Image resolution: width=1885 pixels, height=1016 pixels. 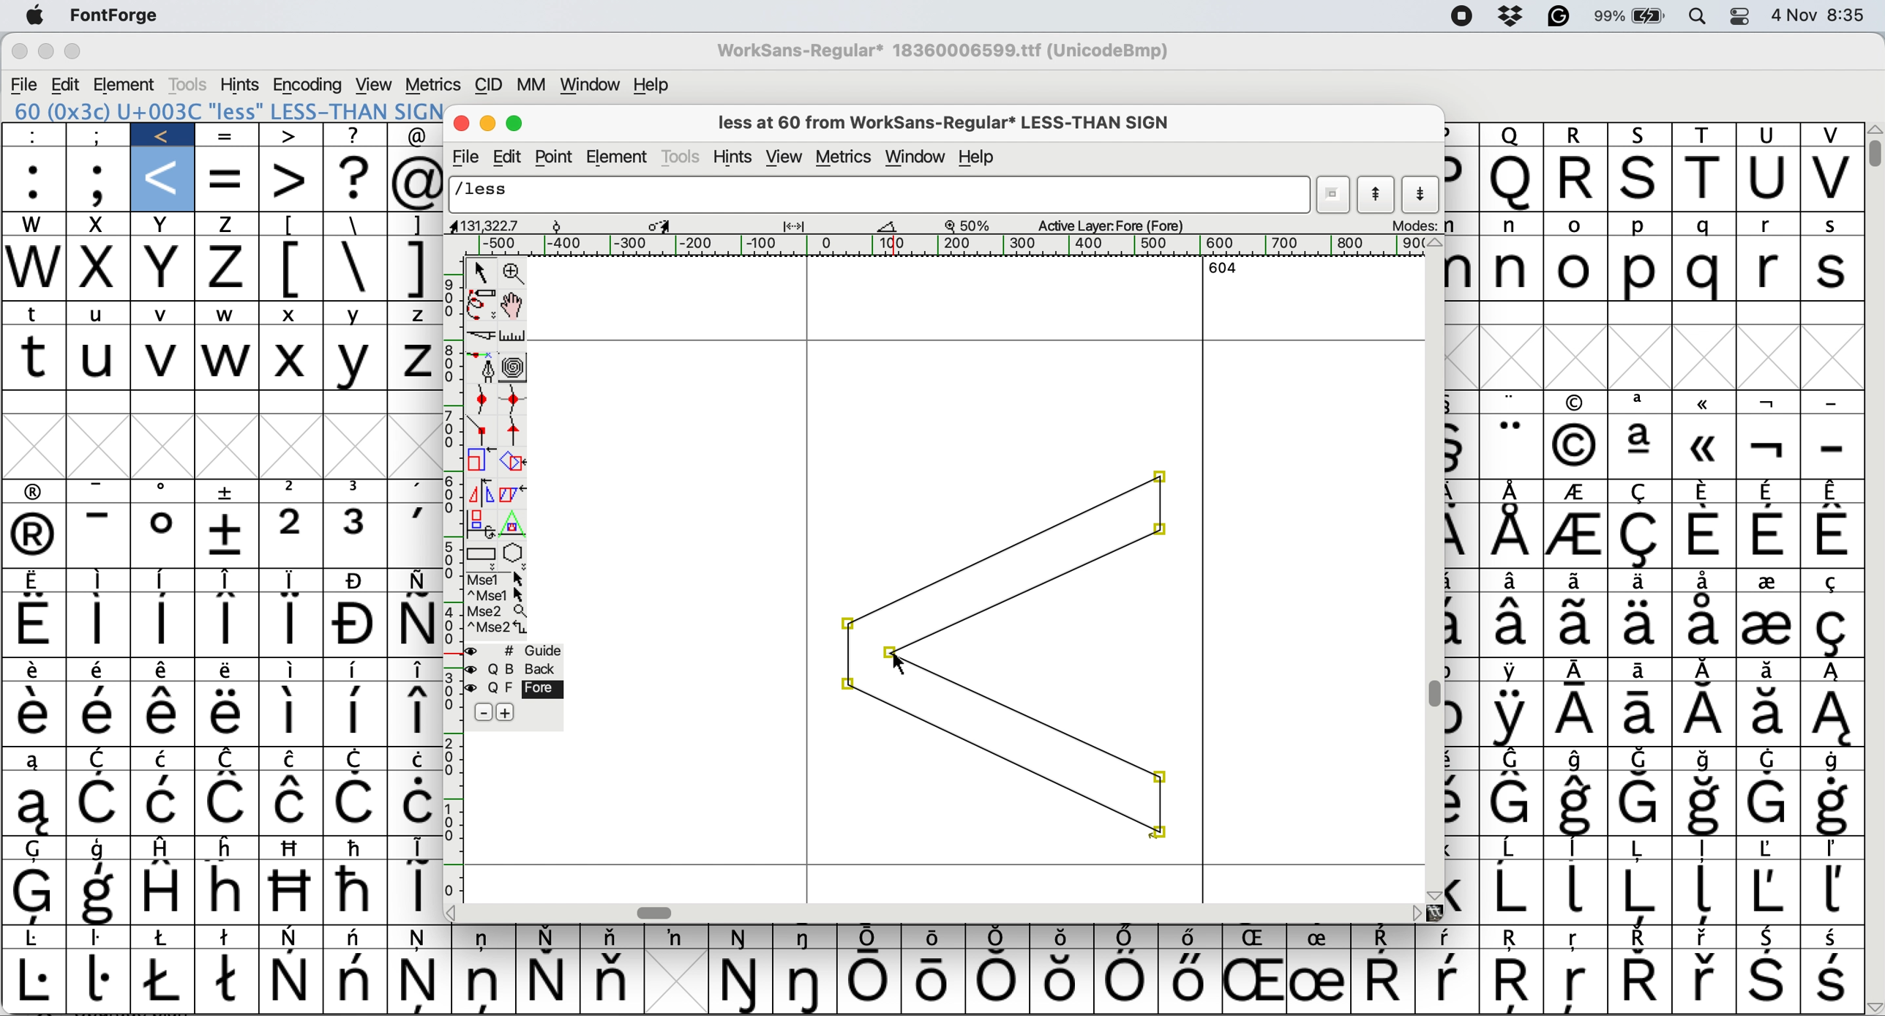 I want to click on q, so click(x=1511, y=135).